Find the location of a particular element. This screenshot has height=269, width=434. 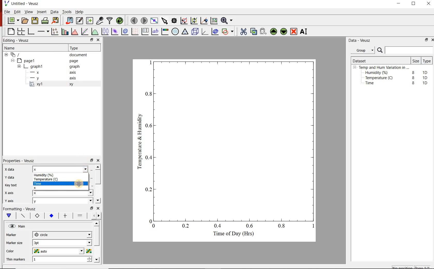

xy1 is located at coordinates (39, 84).